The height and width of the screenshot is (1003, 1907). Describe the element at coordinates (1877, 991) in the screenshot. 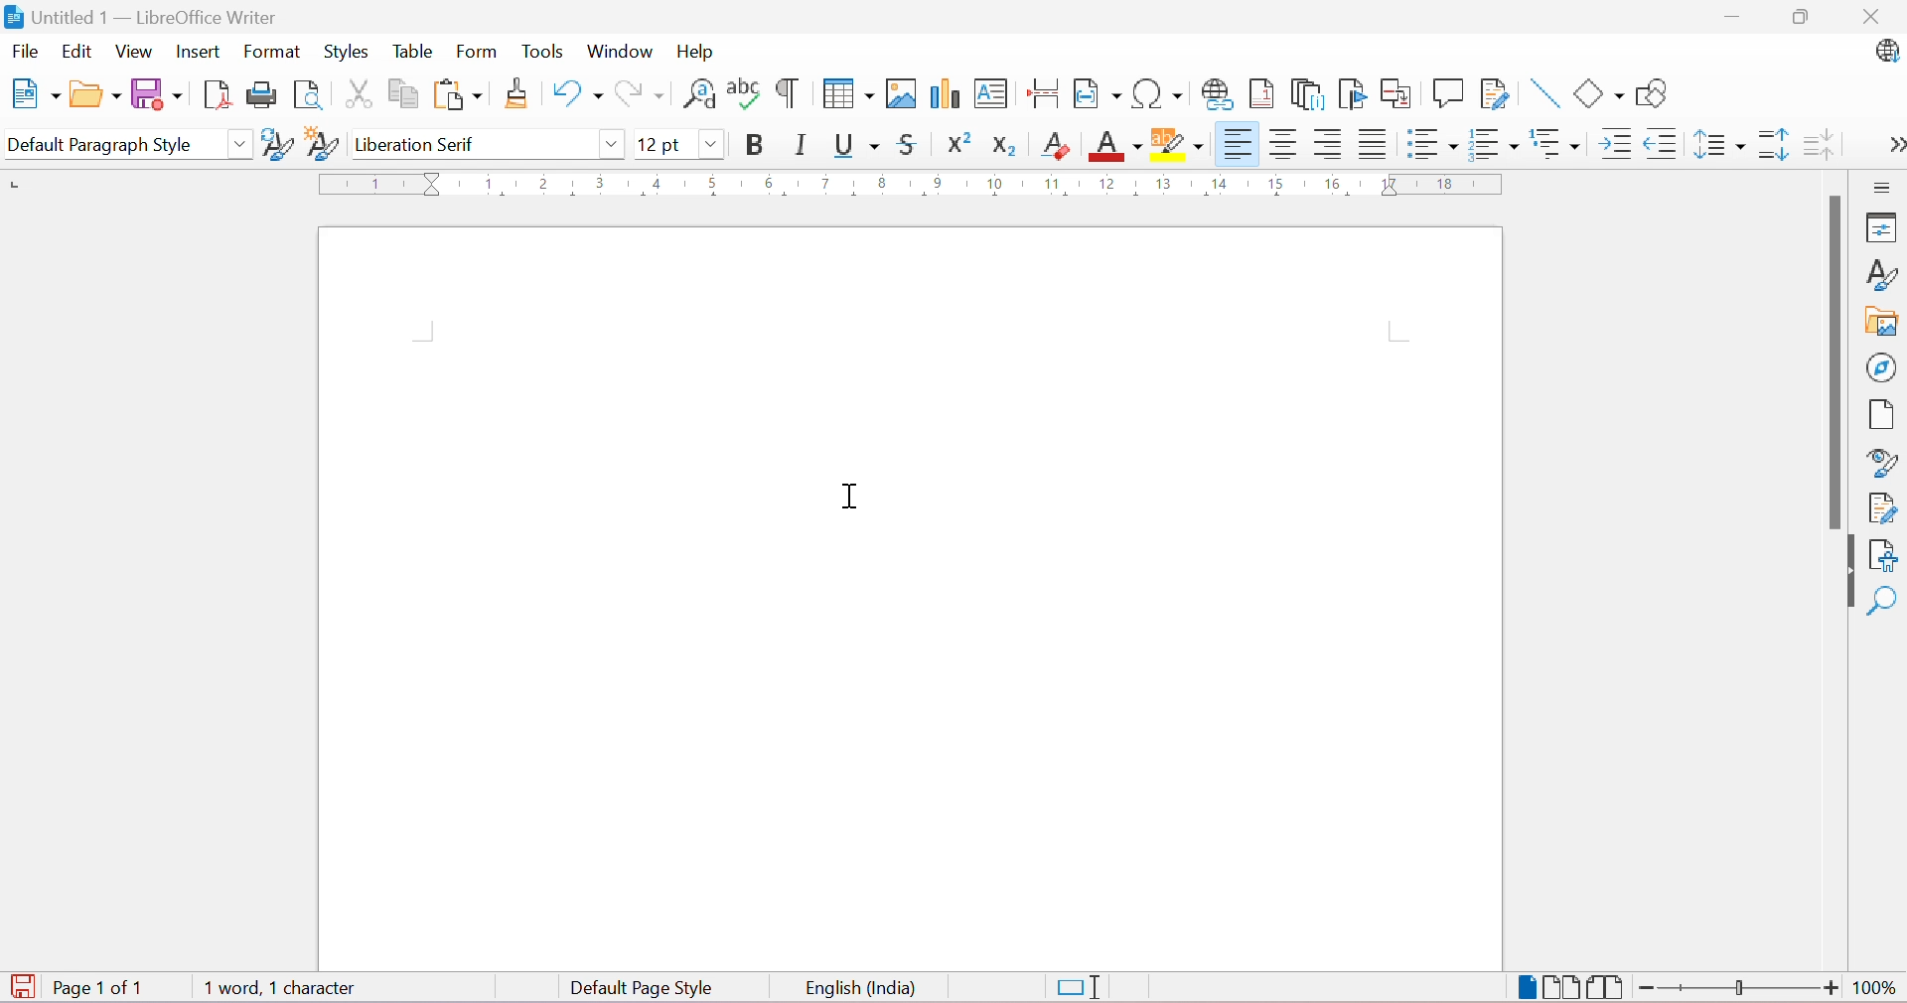

I see `100%` at that location.